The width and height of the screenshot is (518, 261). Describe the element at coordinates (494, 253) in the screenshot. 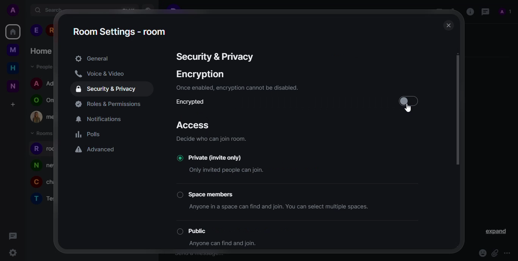

I see `attach` at that location.